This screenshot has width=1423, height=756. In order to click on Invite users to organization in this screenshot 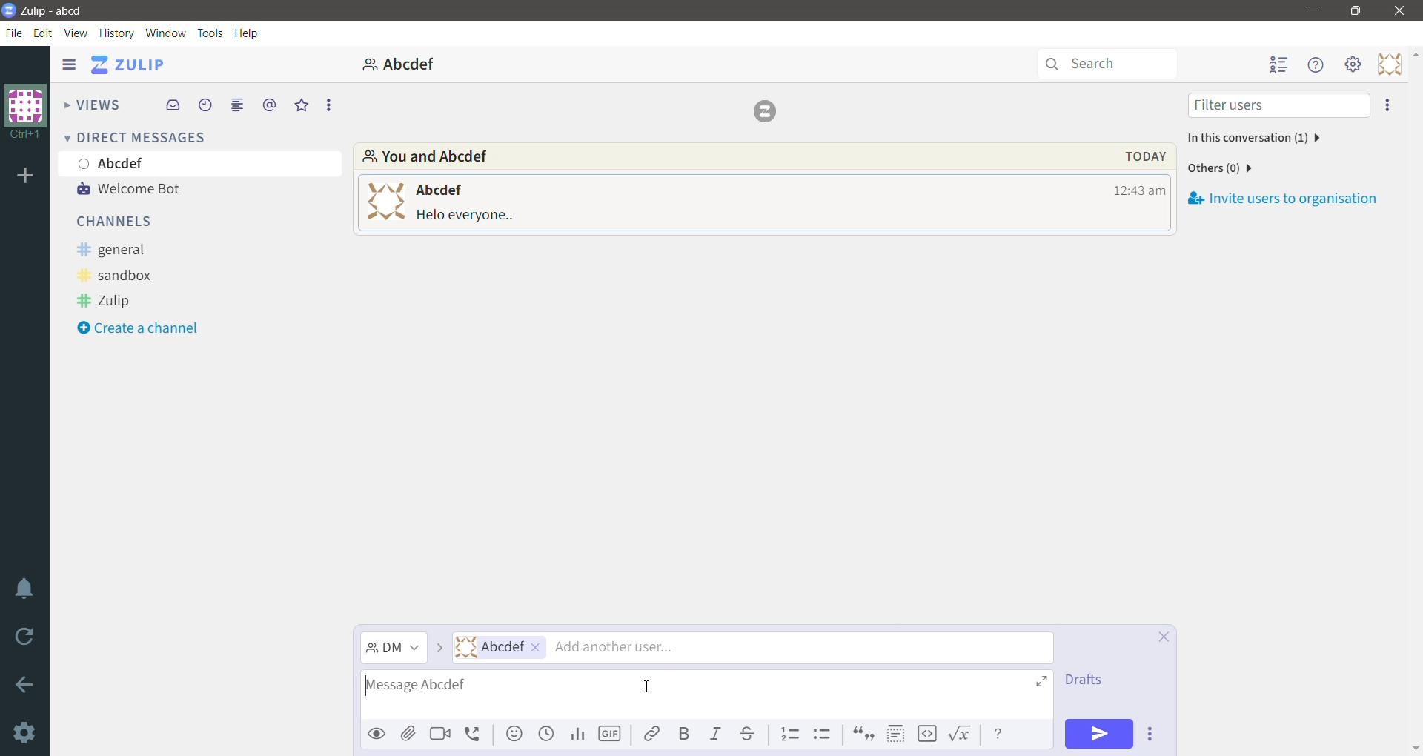, I will do `click(1388, 106)`.